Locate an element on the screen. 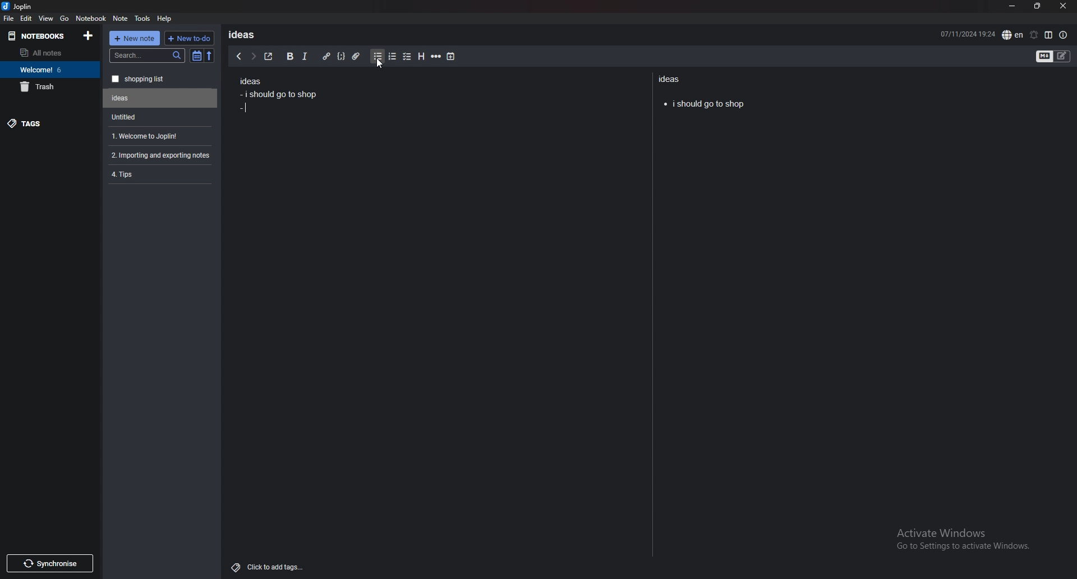 Image resolution: width=1077 pixels, height=579 pixels. help is located at coordinates (165, 18).